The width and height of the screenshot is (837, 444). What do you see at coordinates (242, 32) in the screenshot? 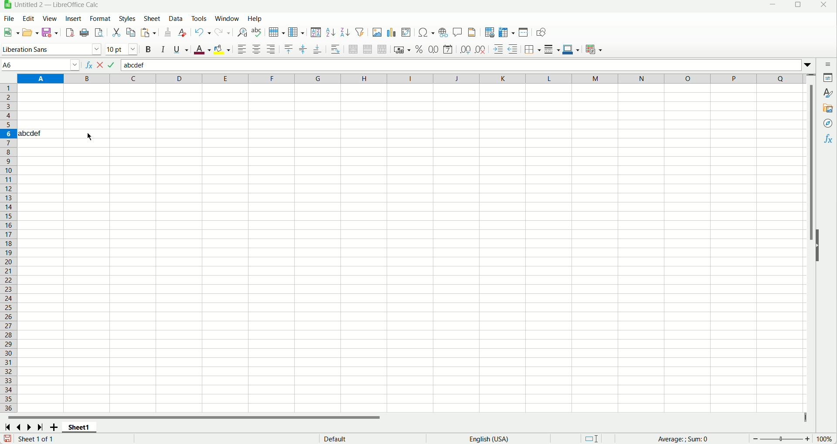
I see `find and replace` at bounding box center [242, 32].